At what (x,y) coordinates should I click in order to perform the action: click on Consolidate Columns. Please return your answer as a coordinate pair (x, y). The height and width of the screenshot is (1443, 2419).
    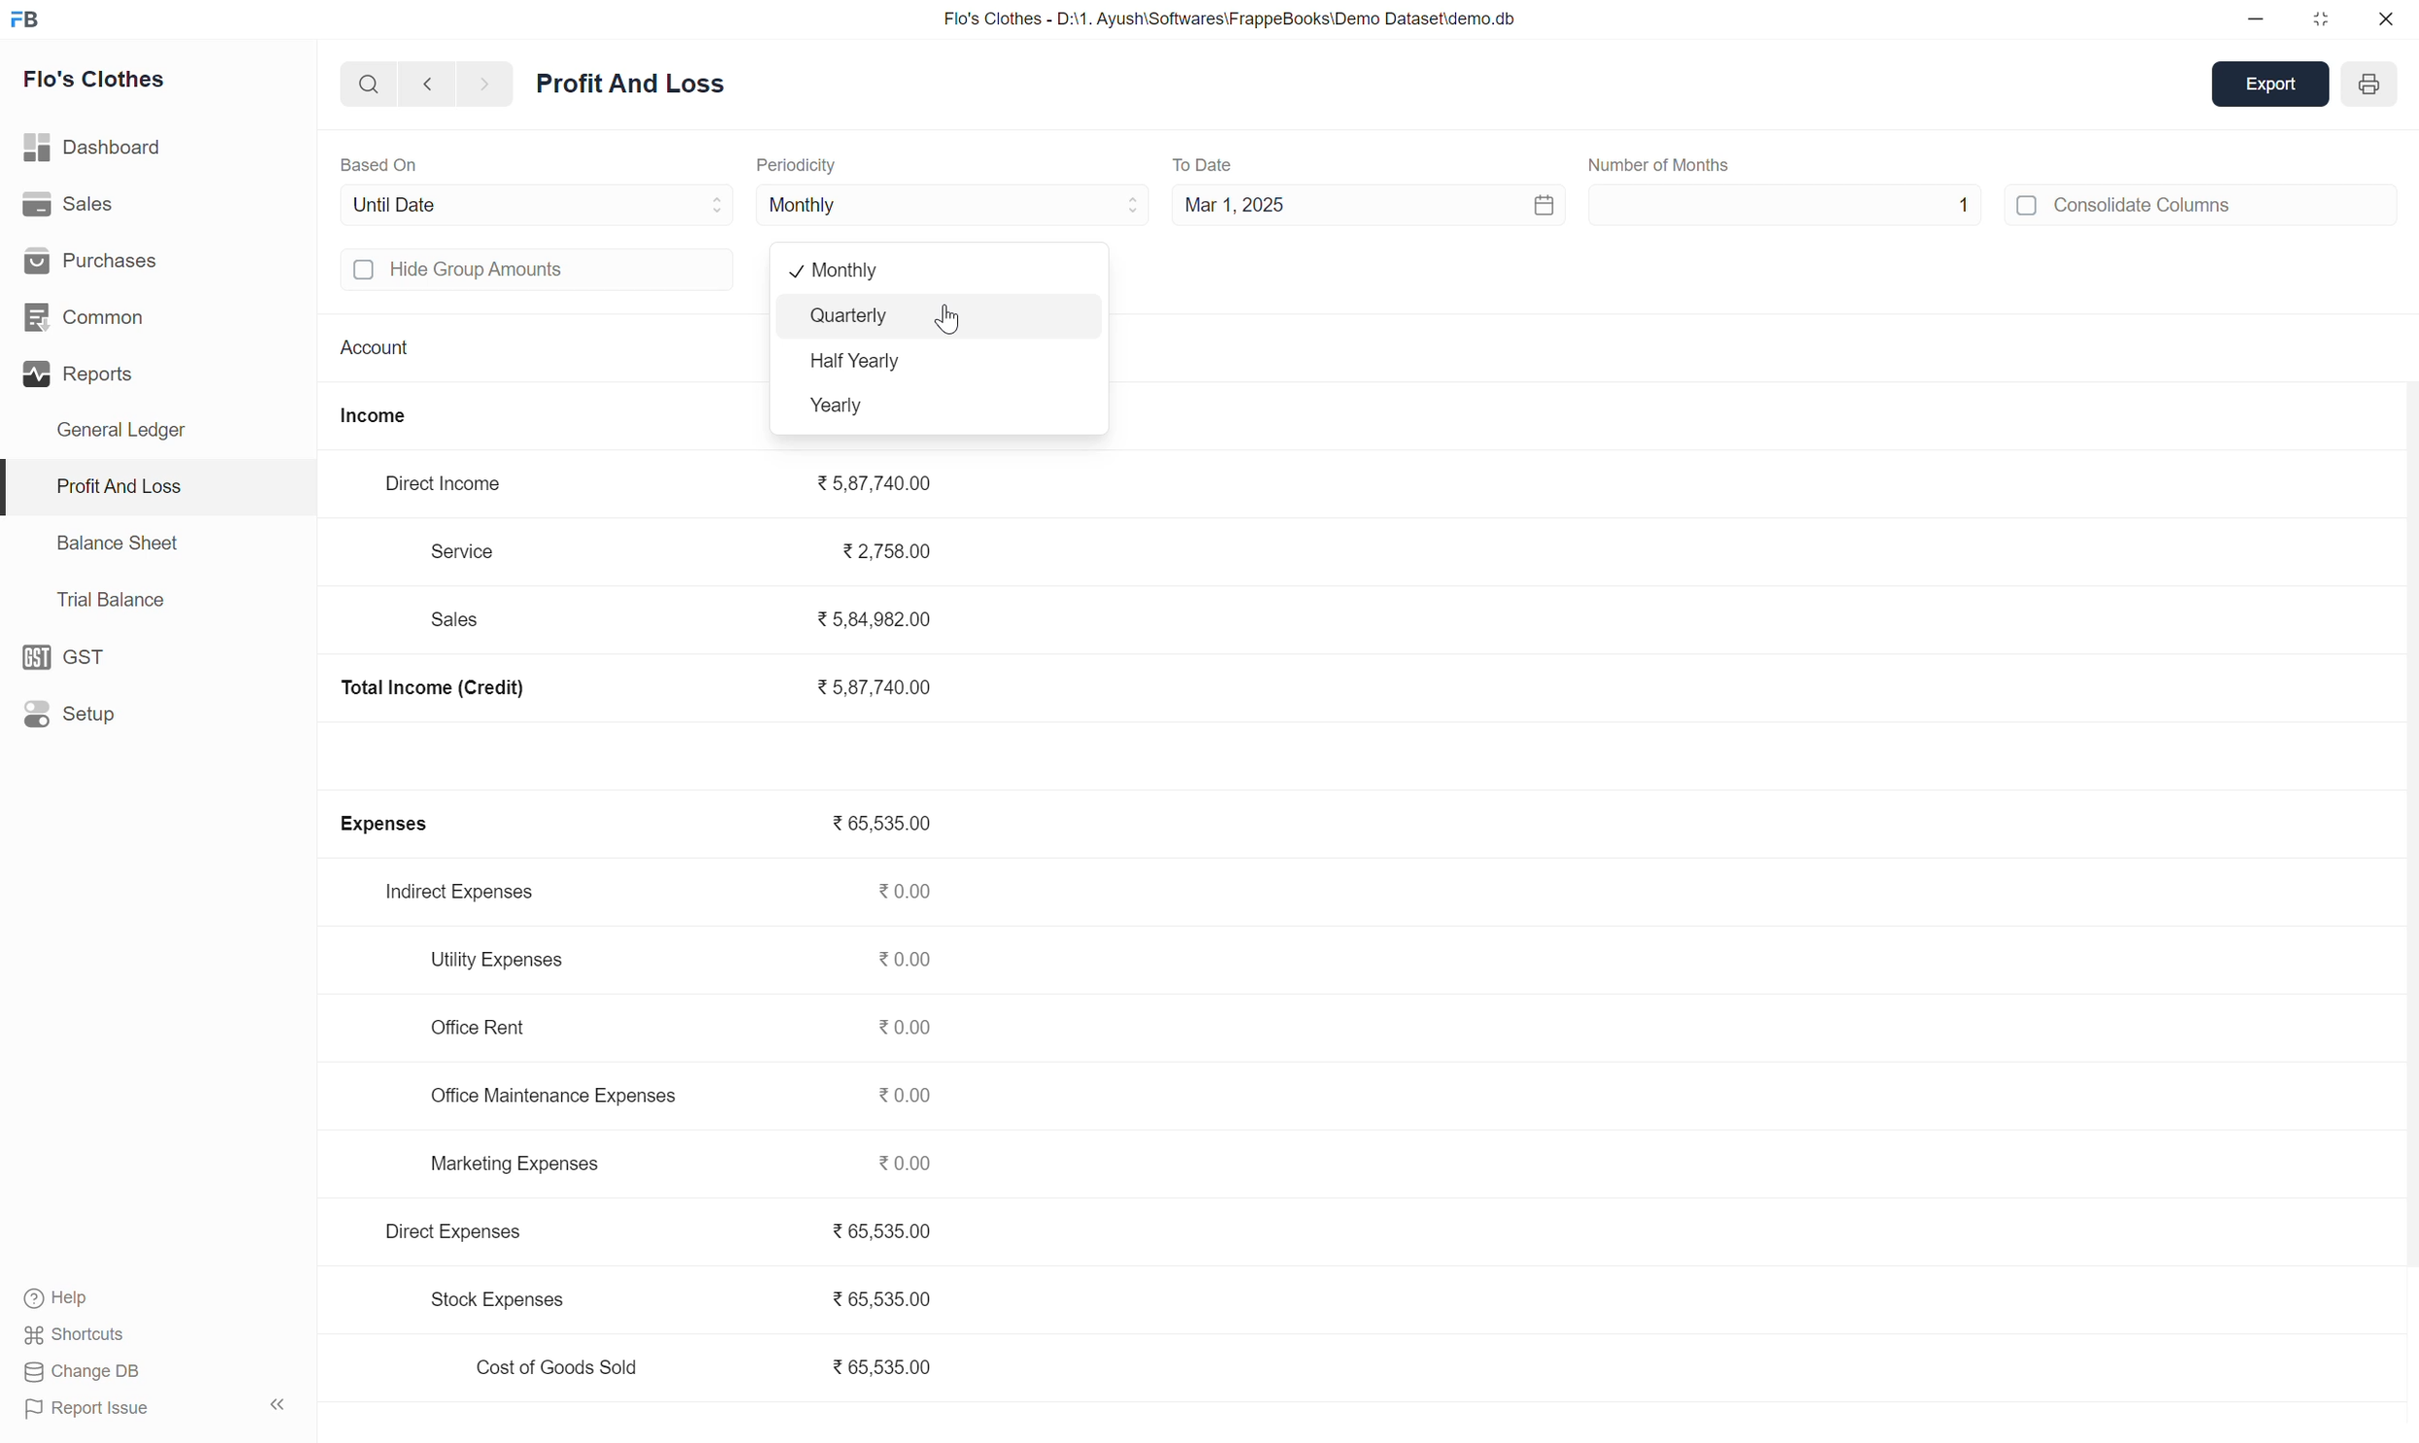
    Looking at the image, I should click on (2129, 210).